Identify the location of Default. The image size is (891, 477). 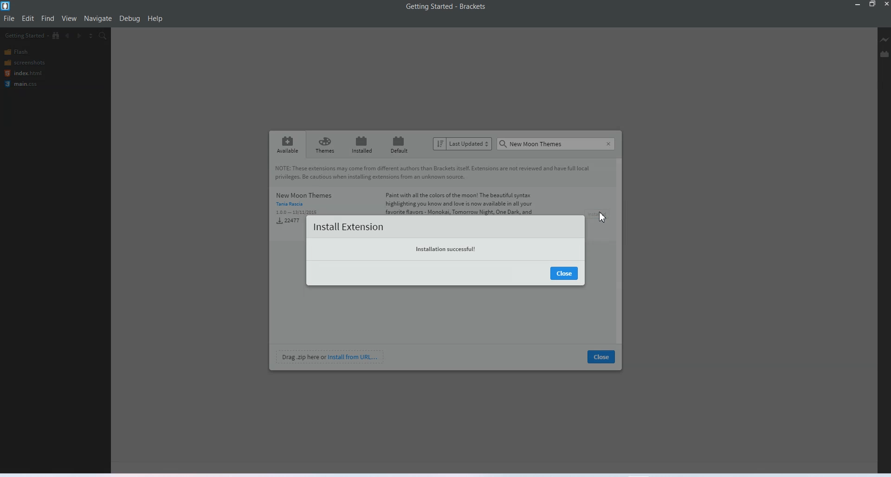
(399, 144).